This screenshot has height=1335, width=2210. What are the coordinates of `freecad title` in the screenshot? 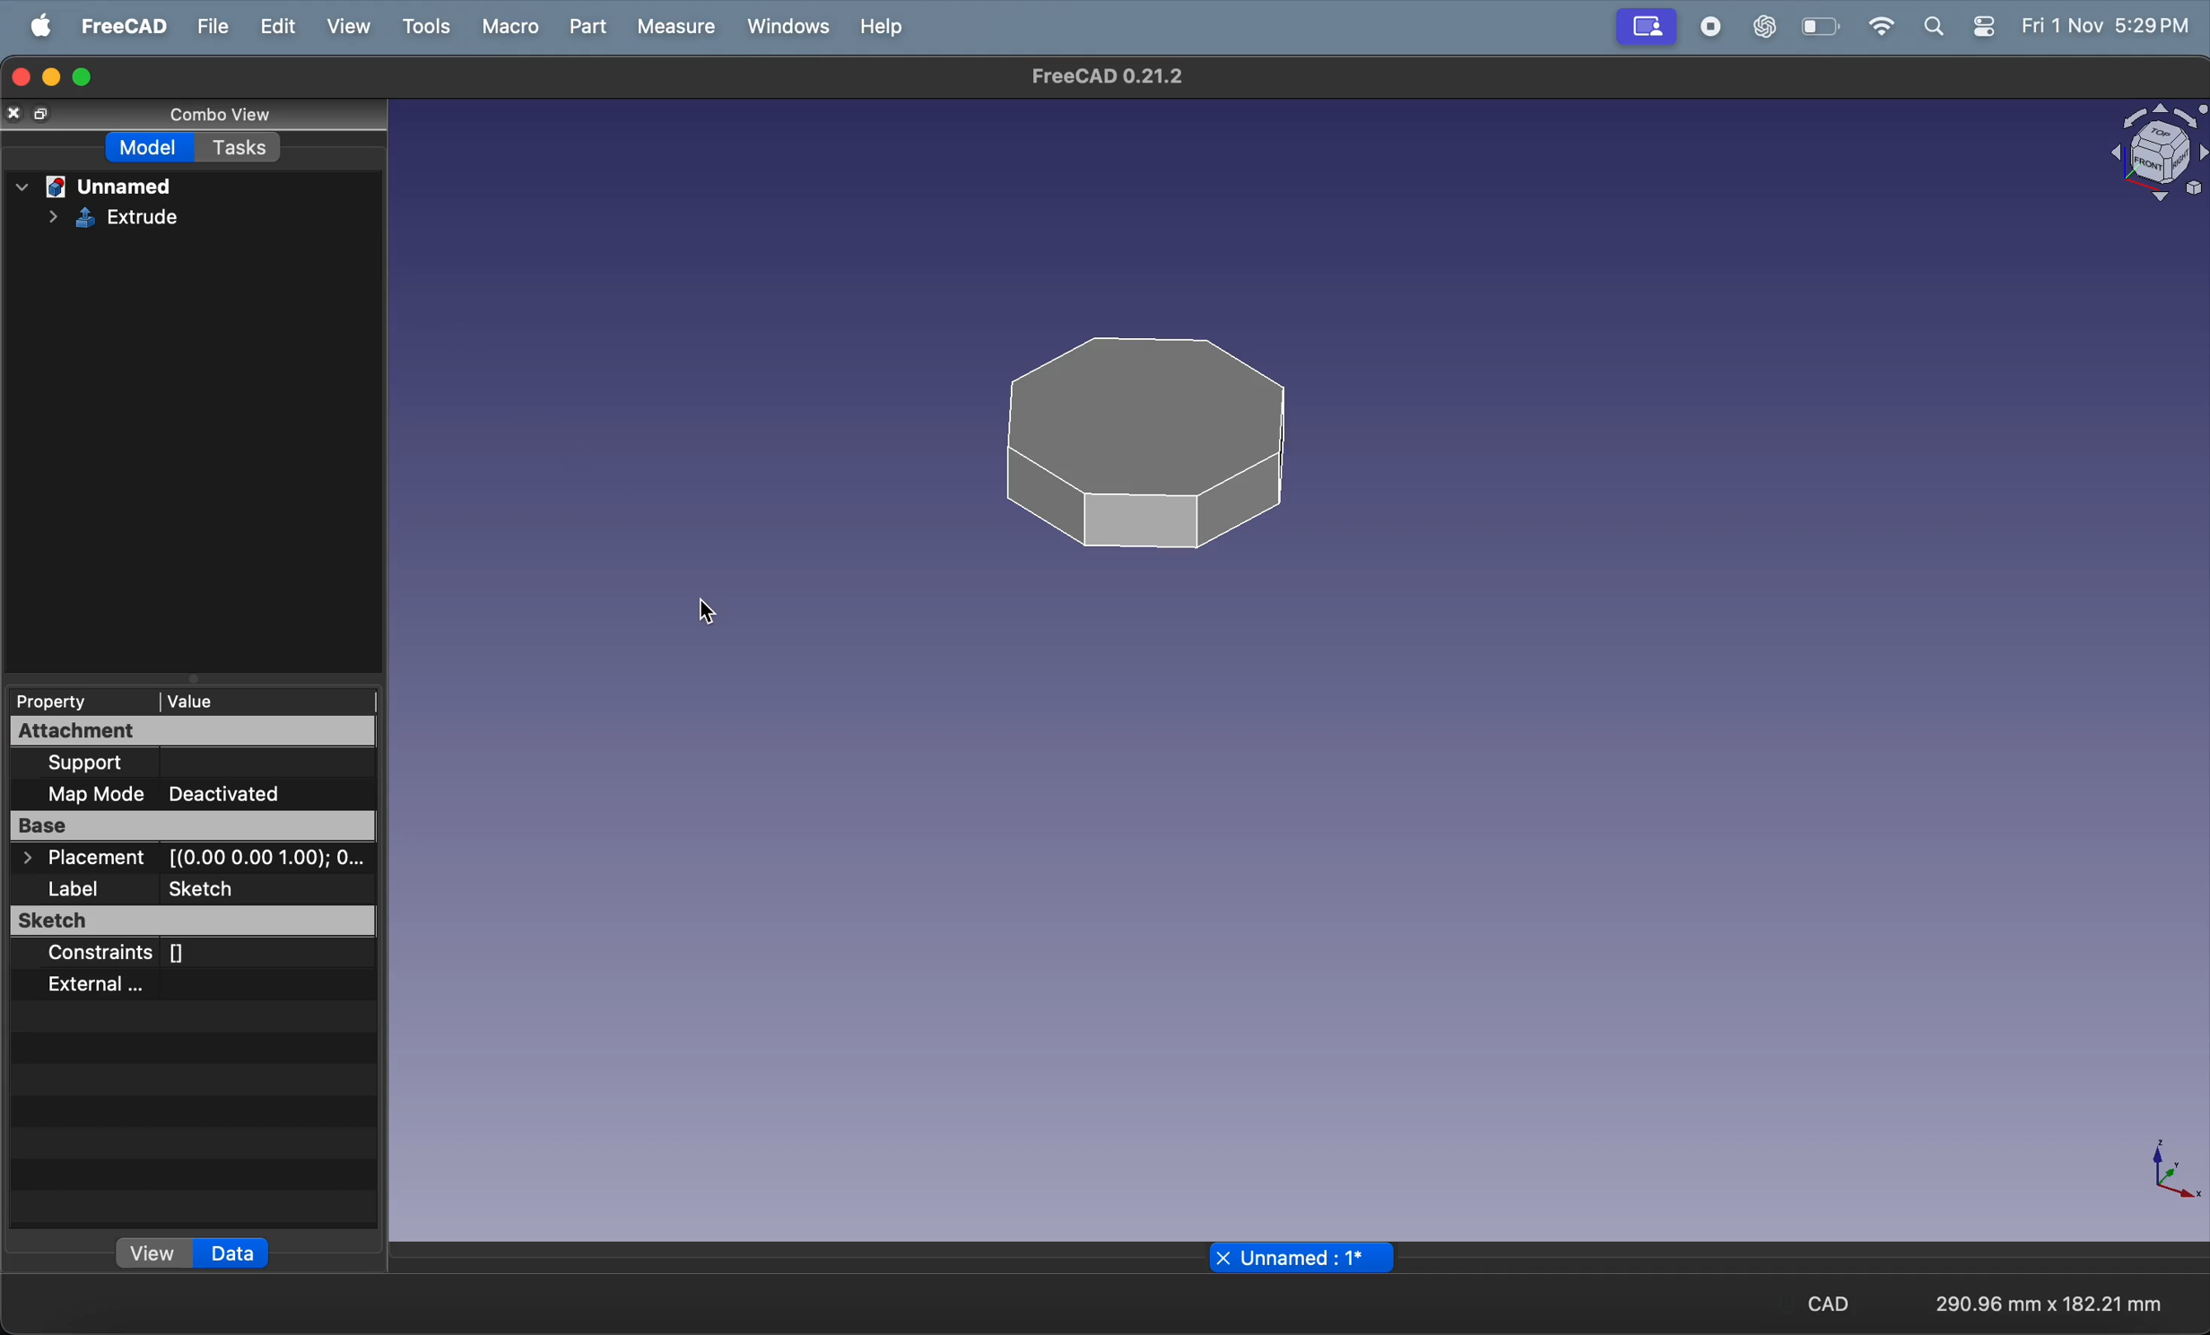 It's located at (1101, 77).